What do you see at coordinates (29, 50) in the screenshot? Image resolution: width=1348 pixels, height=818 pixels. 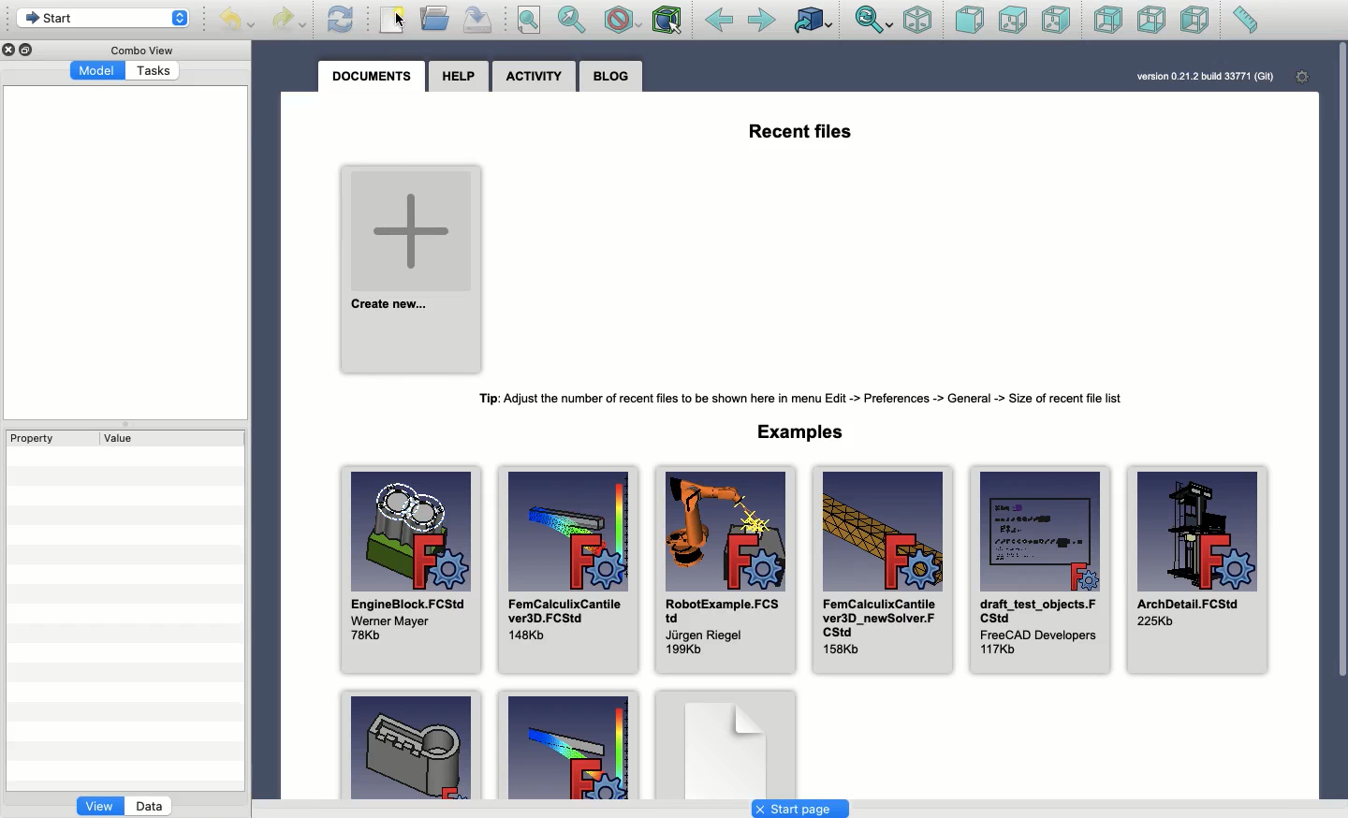 I see `Duplicate` at bounding box center [29, 50].